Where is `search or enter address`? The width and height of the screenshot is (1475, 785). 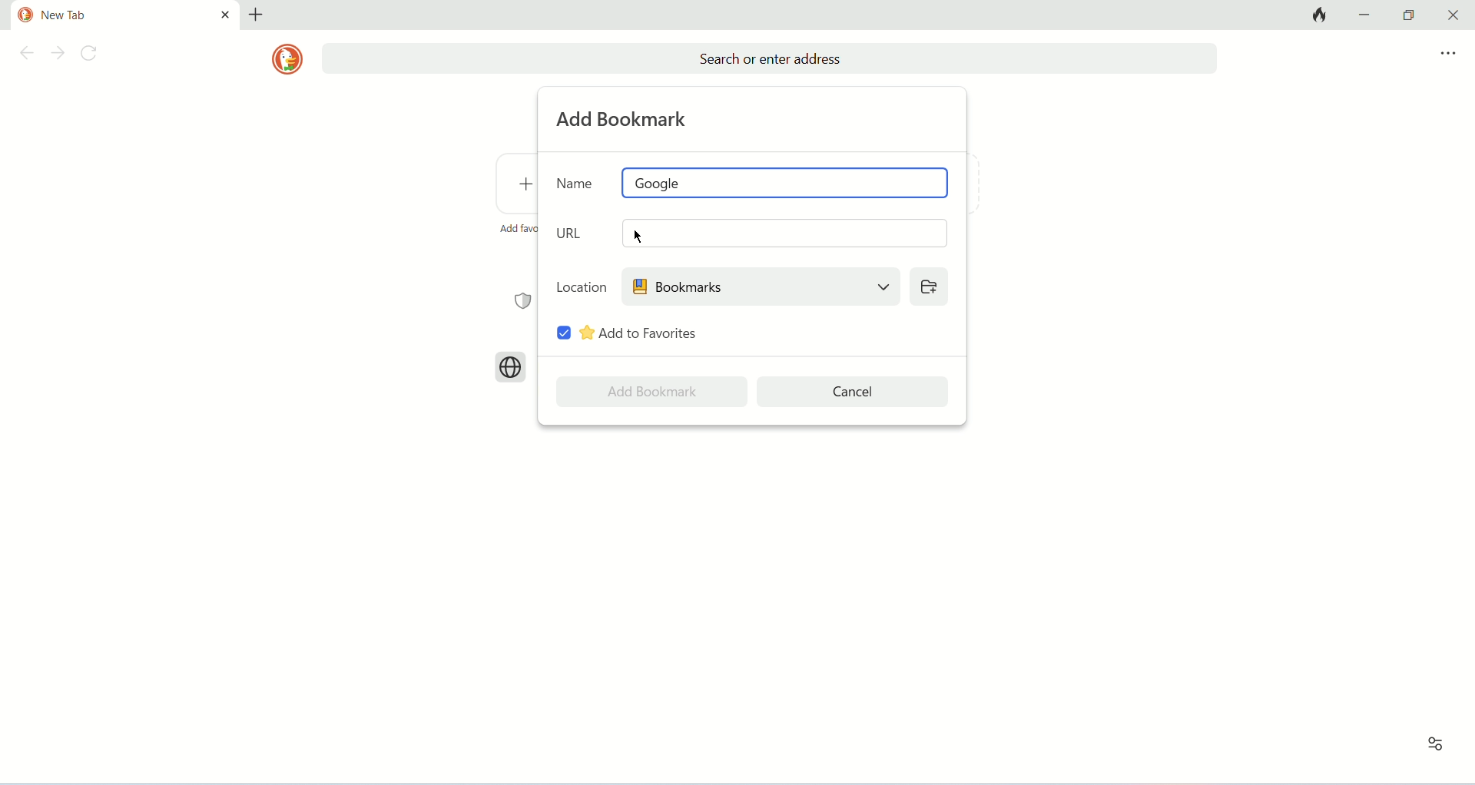 search or enter address is located at coordinates (769, 59).